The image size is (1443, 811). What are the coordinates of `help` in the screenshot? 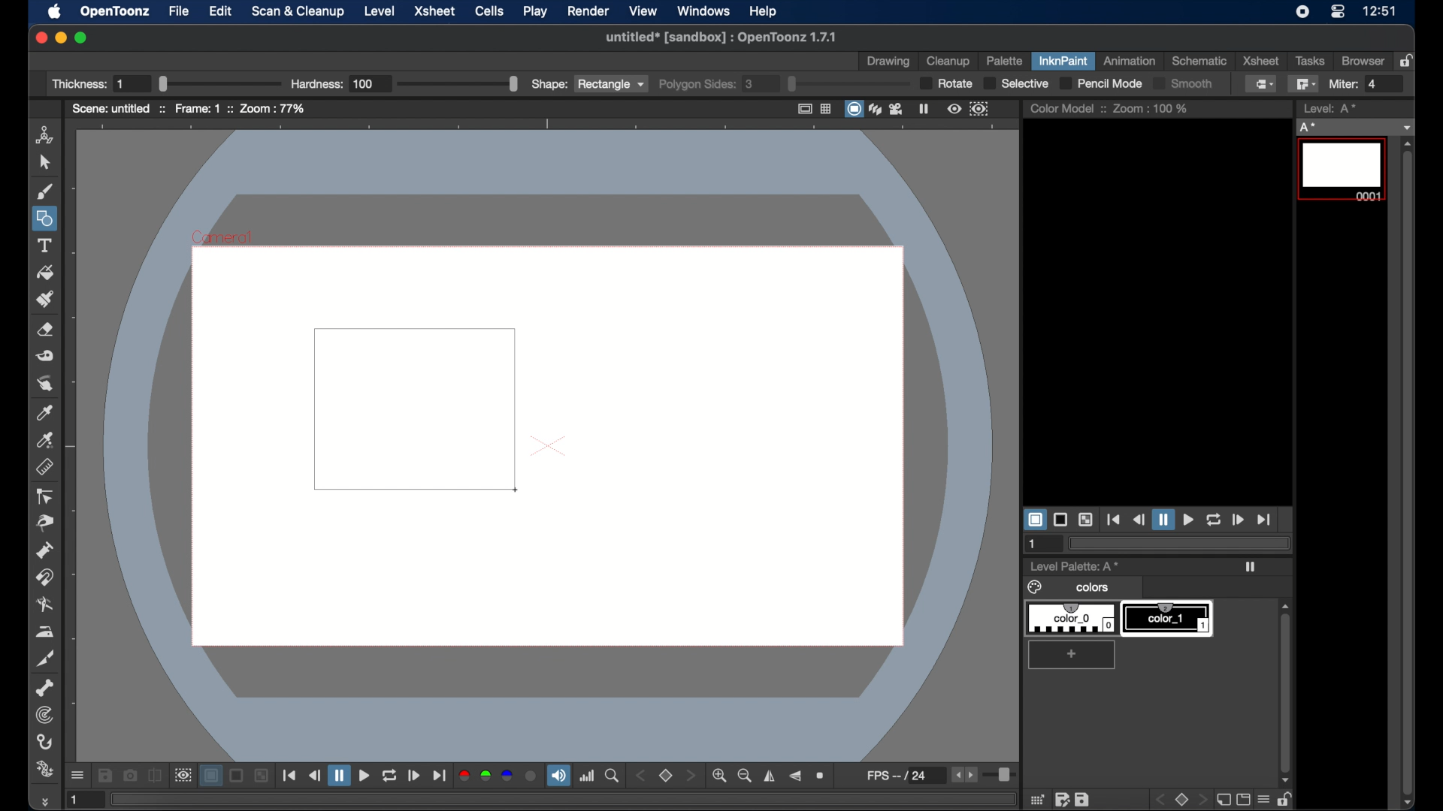 It's located at (763, 11).